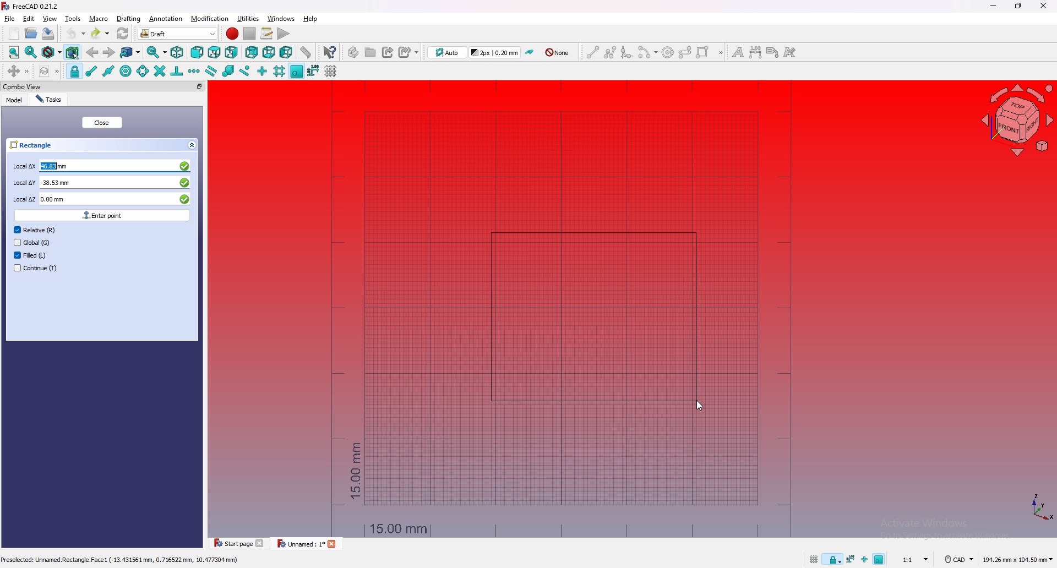 This screenshot has height=568, width=1057. What do you see at coordinates (197, 52) in the screenshot?
I see `front` at bounding box center [197, 52].